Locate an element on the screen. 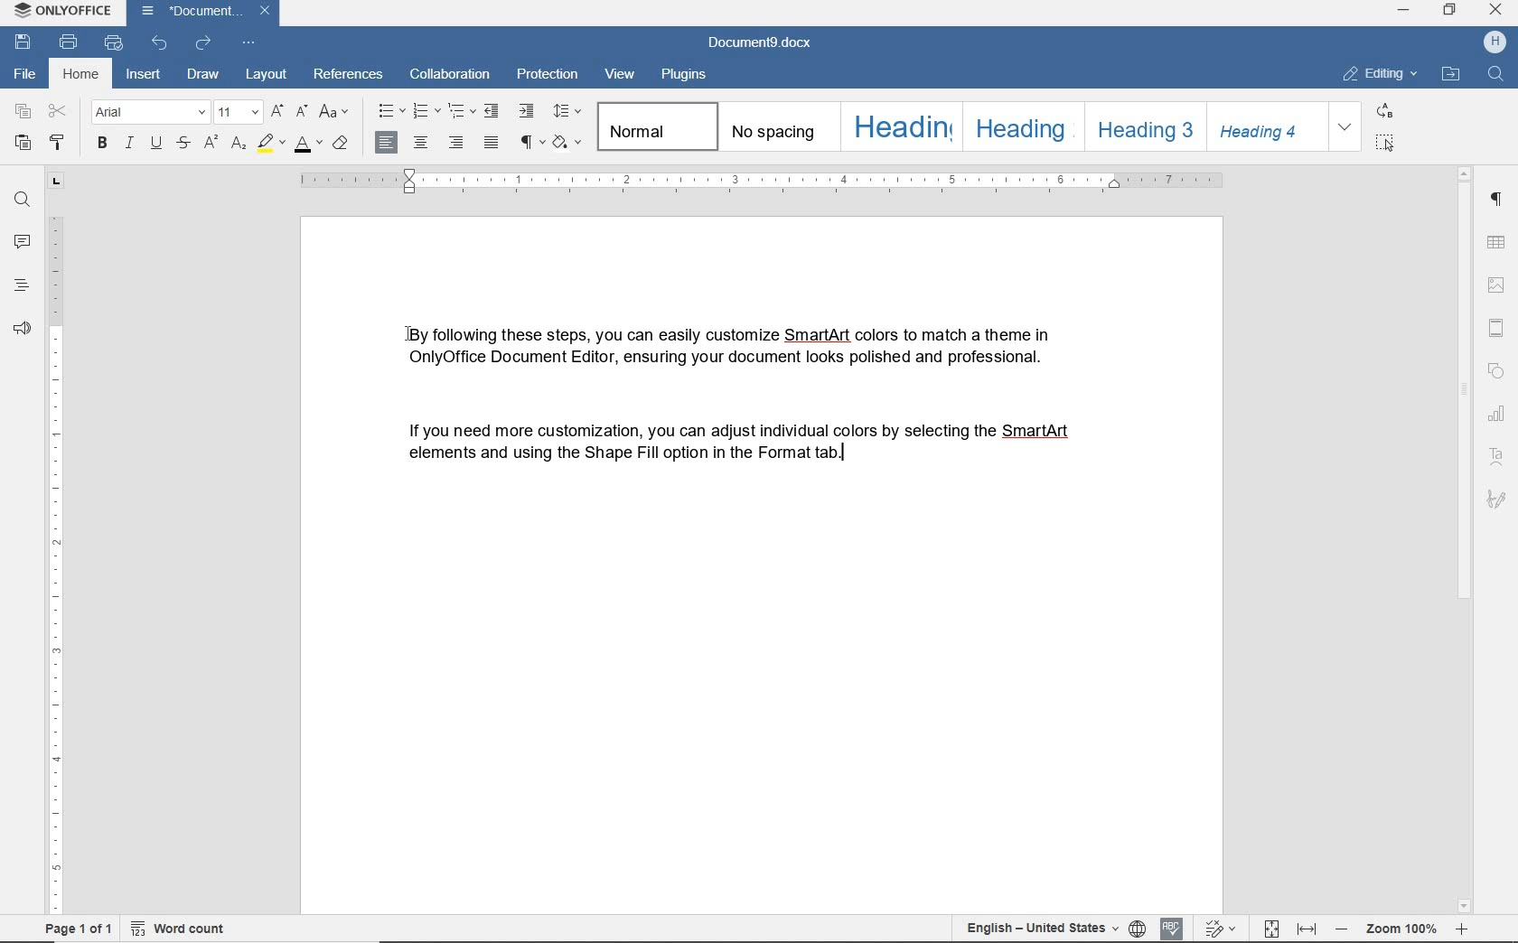  minimize is located at coordinates (1405, 9).